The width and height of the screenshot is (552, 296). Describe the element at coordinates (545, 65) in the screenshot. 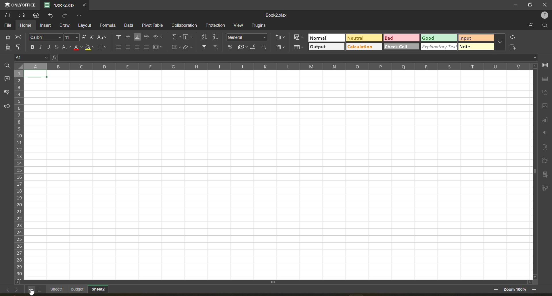

I see `cell settings` at that location.